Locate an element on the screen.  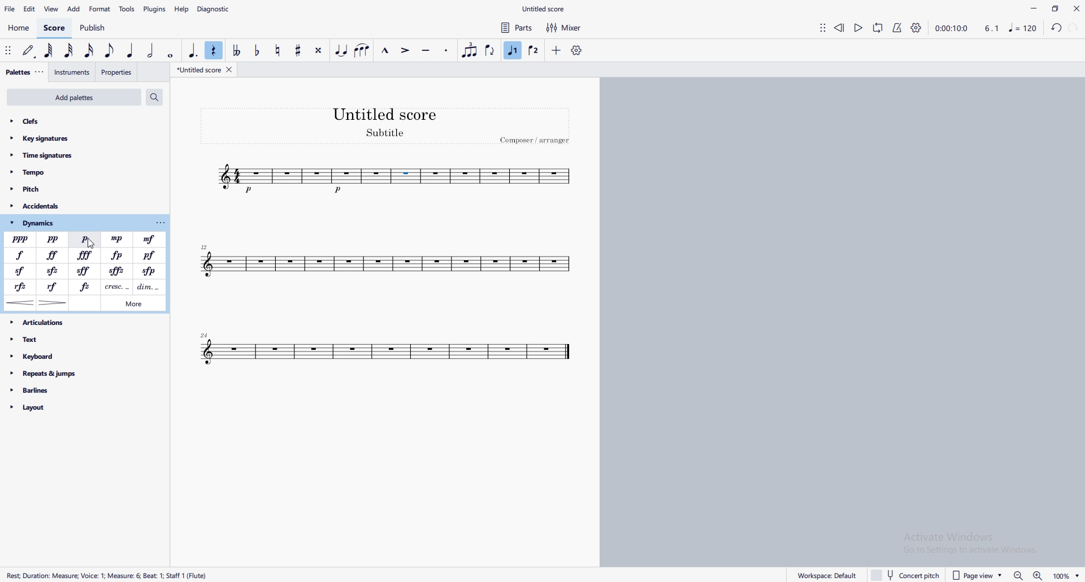
fortessimo is located at coordinates (53, 255).